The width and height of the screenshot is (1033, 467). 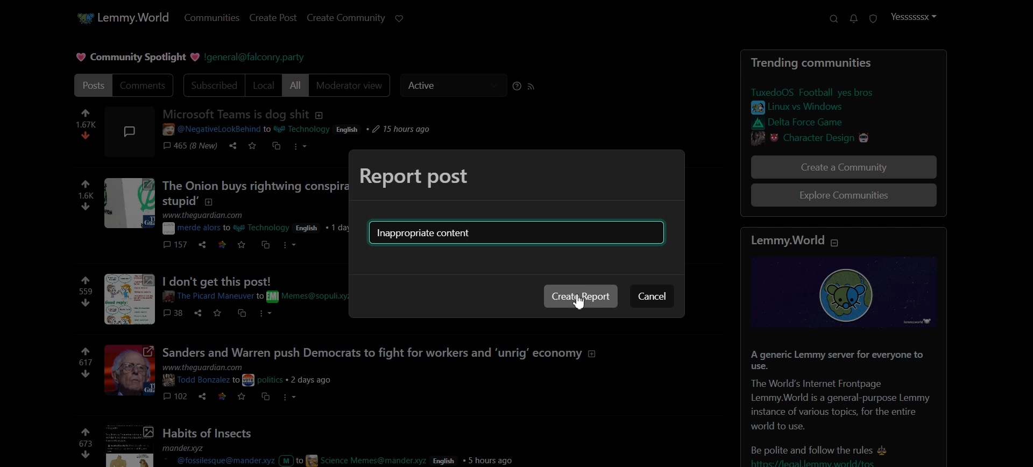 What do you see at coordinates (87, 362) in the screenshot?
I see `numbers` at bounding box center [87, 362].